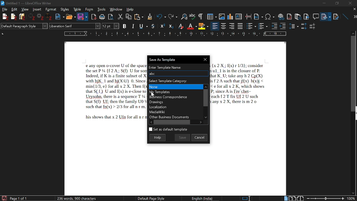  Describe the element at coordinates (23, 17) in the screenshot. I see `Save Files` at that location.